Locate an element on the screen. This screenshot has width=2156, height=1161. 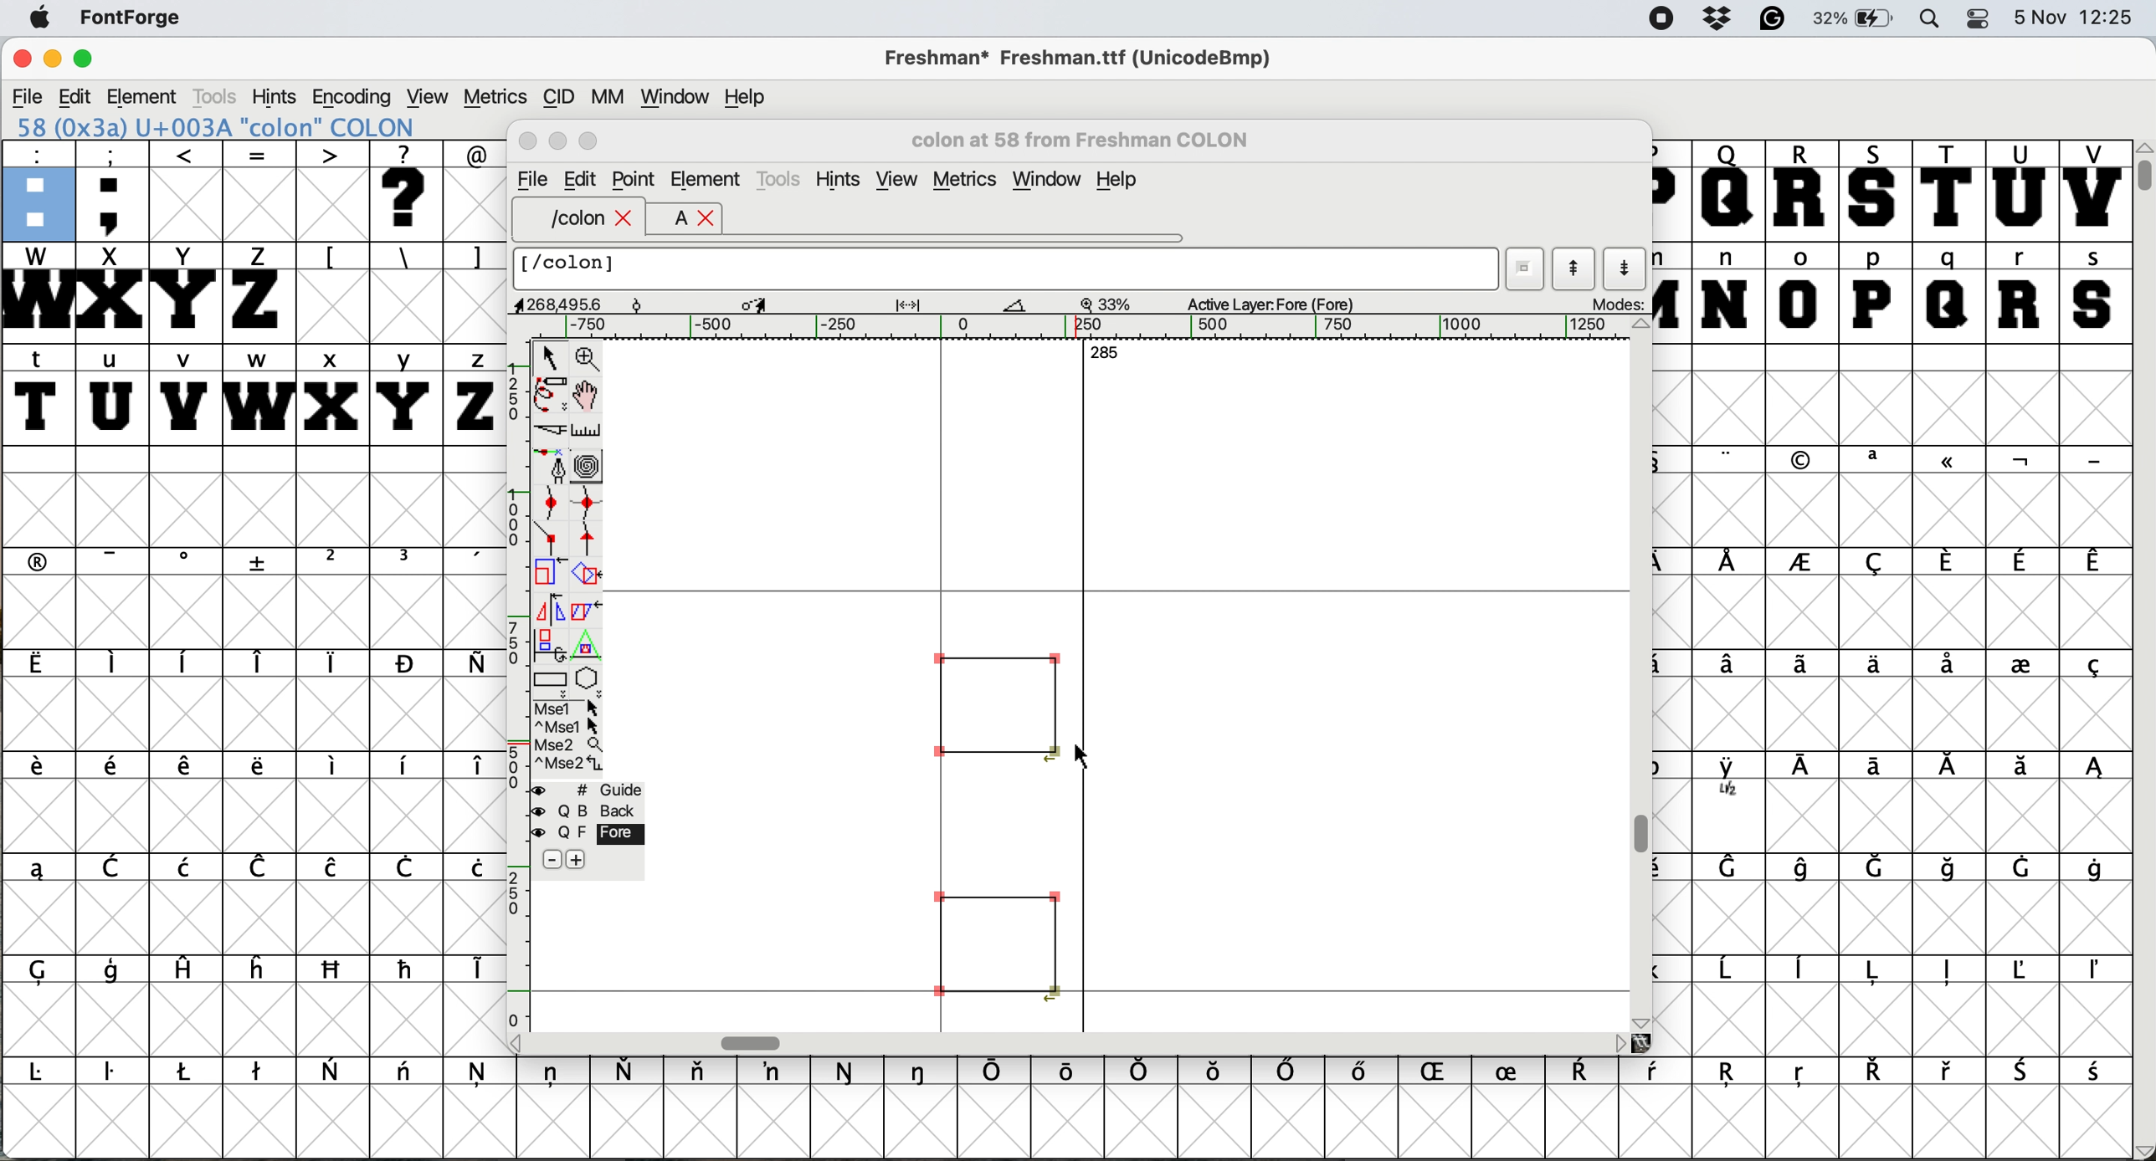
help is located at coordinates (754, 97).